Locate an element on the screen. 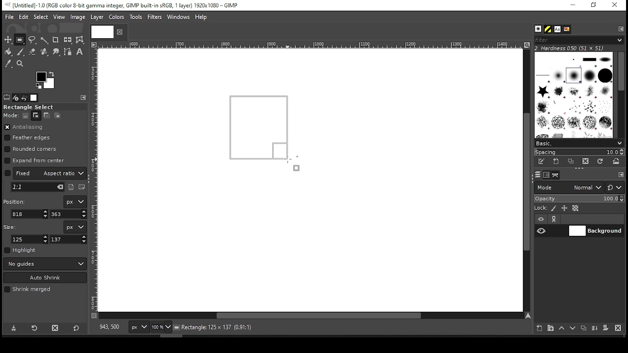  spacing is located at coordinates (579, 152).